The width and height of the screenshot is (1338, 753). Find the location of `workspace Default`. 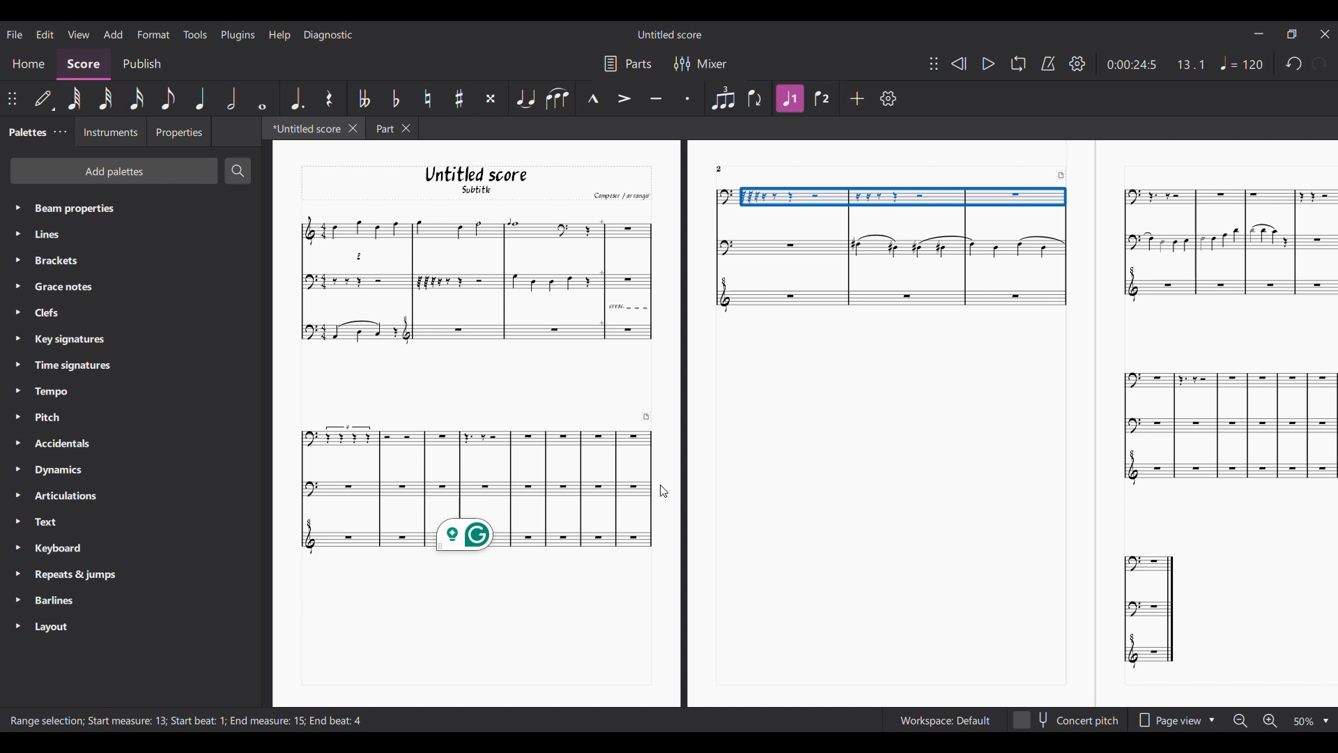

workspace Default is located at coordinates (942, 721).